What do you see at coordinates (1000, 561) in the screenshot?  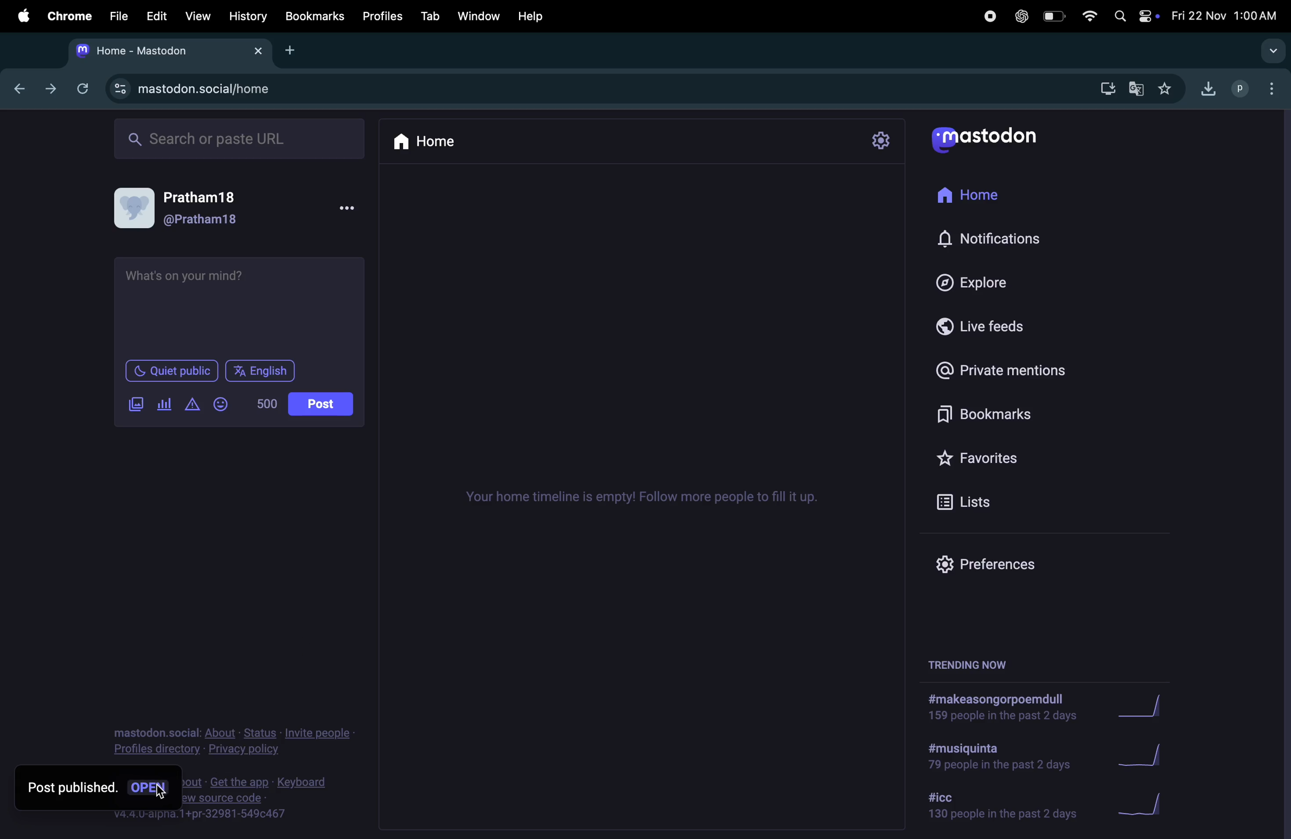 I see `prefrences` at bounding box center [1000, 561].